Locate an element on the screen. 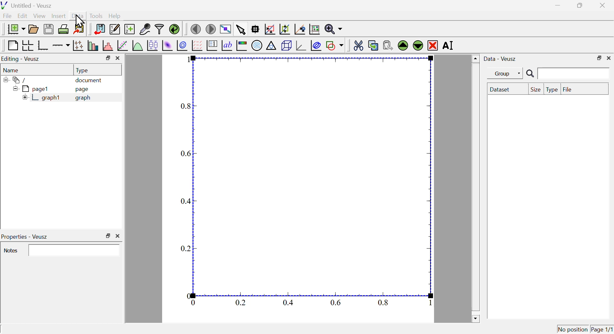  Data is located at coordinates (78, 15).